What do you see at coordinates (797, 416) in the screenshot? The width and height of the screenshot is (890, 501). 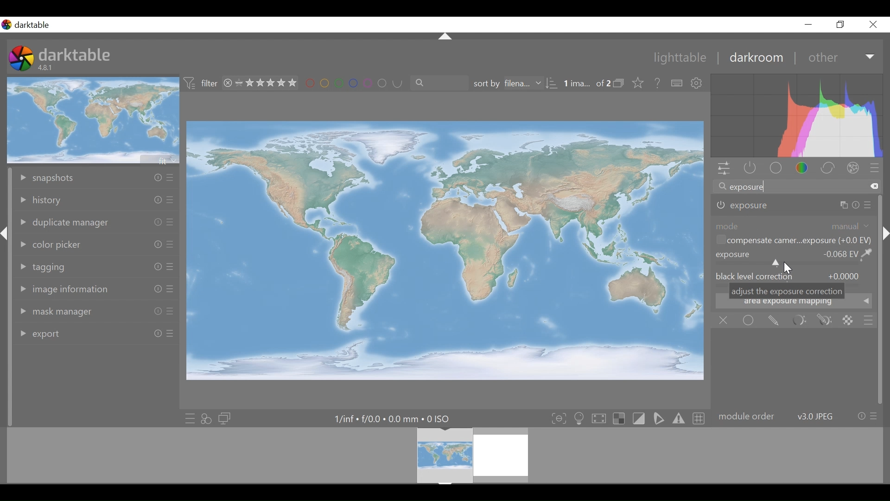 I see `module order` at bounding box center [797, 416].